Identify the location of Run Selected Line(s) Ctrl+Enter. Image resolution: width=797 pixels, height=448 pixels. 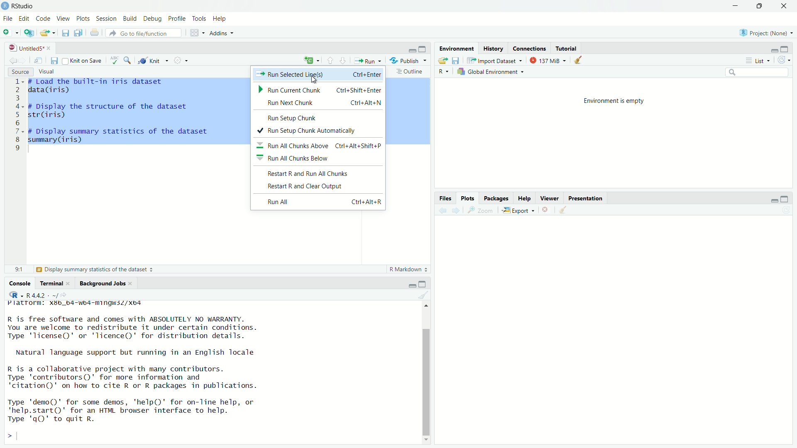
(318, 74).